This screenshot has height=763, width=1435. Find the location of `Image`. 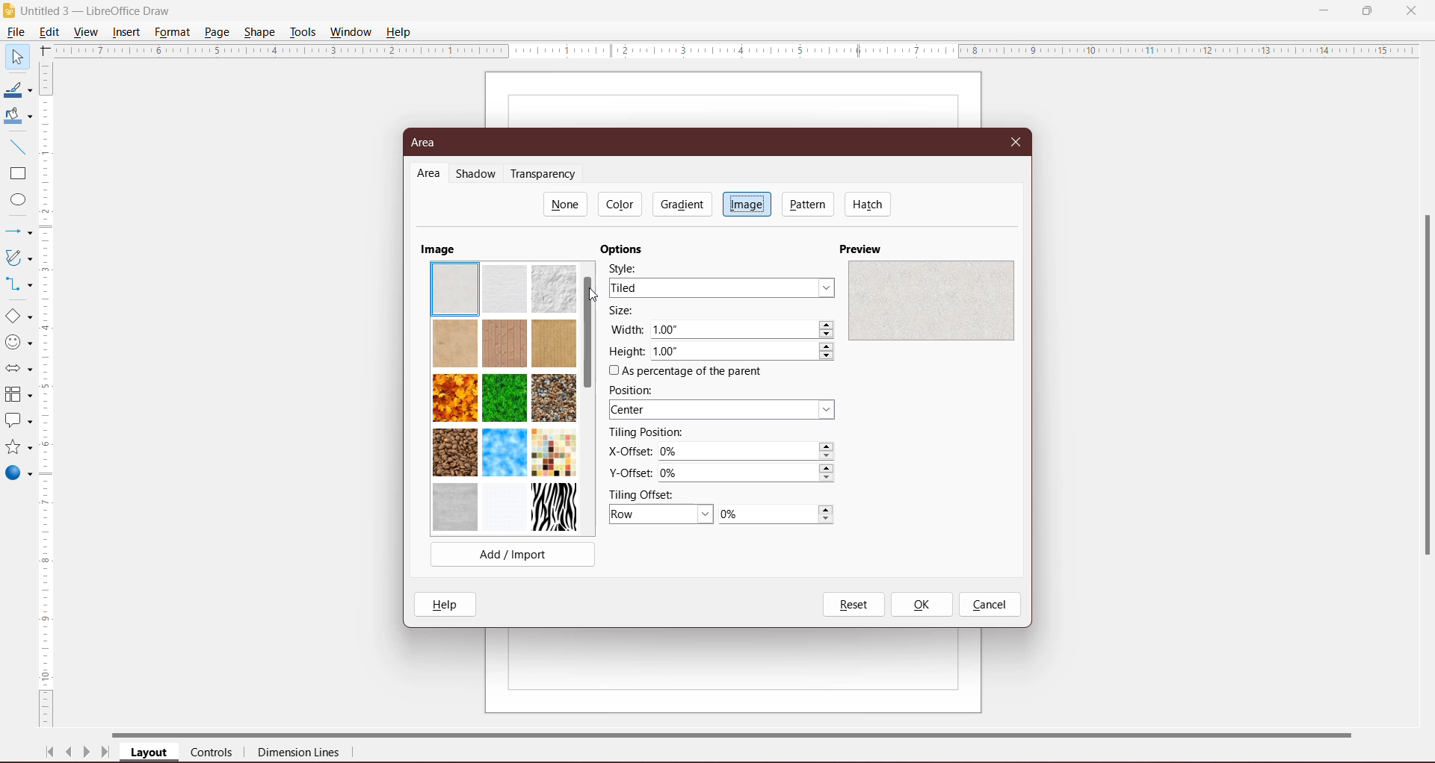

Image is located at coordinates (438, 249).